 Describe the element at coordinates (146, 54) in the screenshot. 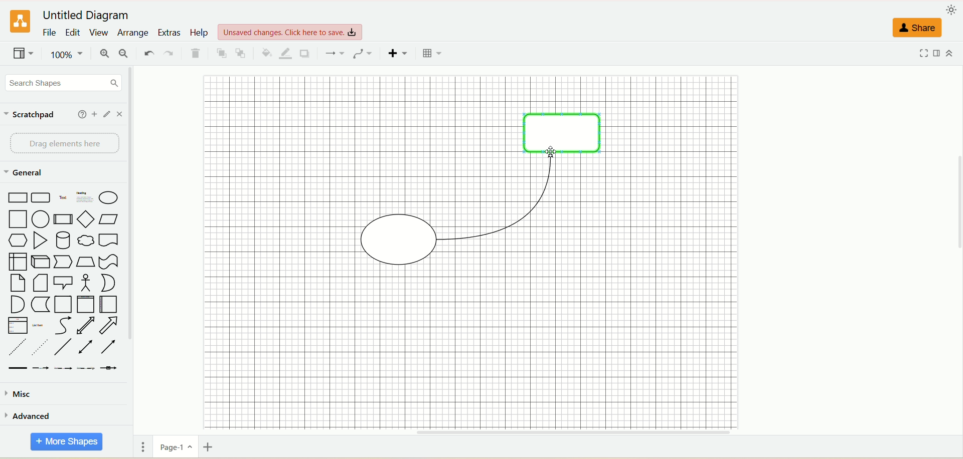

I see `undo` at that location.